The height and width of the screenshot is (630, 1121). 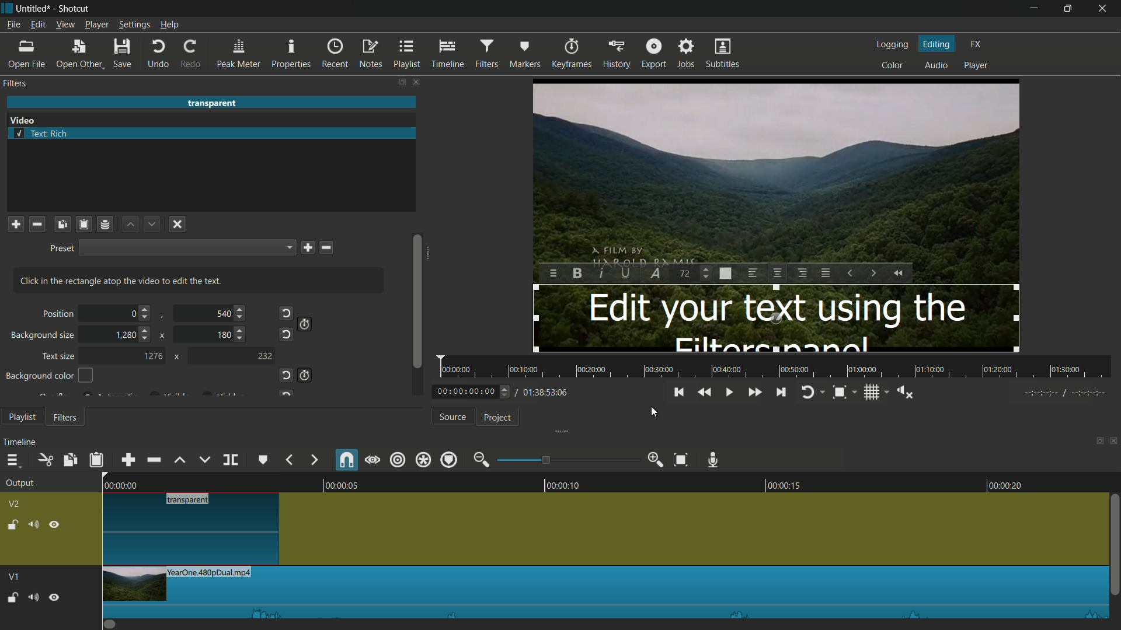 What do you see at coordinates (840, 393) in the screenshot?
I see `toggle snap` at bounding box center [840, 393].